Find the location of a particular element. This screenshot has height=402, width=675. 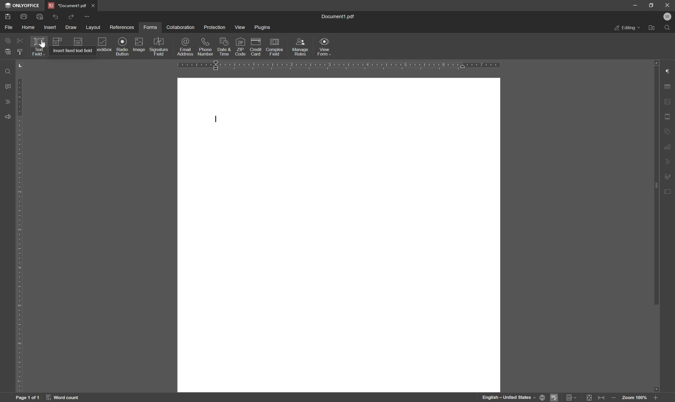

fit to slide is located at coordinates (590, 398).